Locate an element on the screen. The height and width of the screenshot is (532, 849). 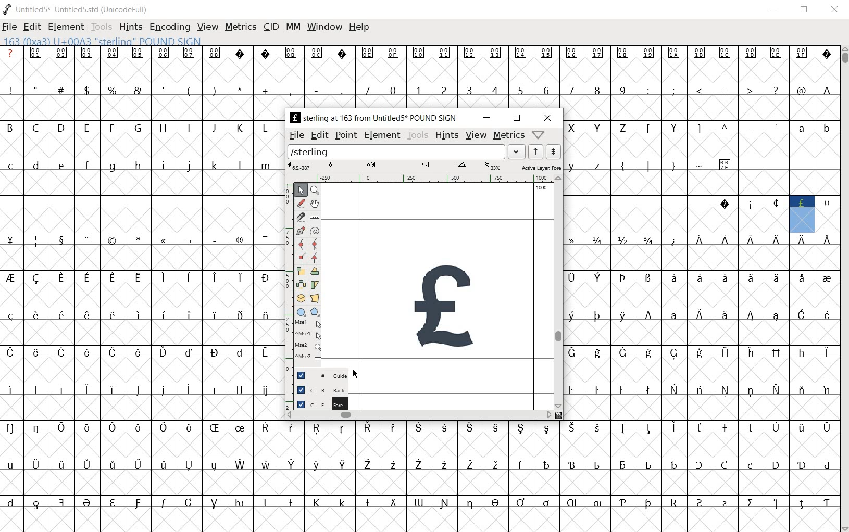
 is located at coordinates (61, 167).